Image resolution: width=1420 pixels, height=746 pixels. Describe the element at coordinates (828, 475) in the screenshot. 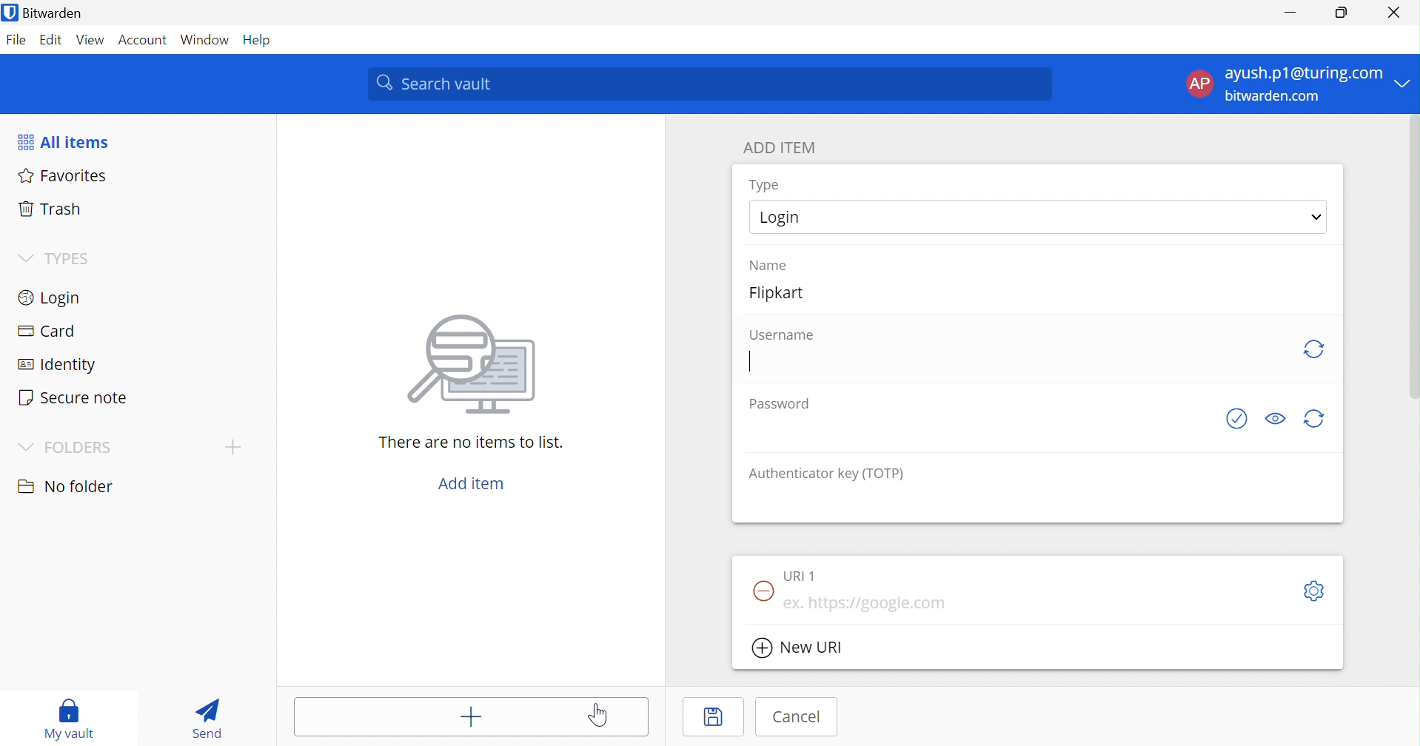

I see `Authenticator key (TOTP)` at that location.